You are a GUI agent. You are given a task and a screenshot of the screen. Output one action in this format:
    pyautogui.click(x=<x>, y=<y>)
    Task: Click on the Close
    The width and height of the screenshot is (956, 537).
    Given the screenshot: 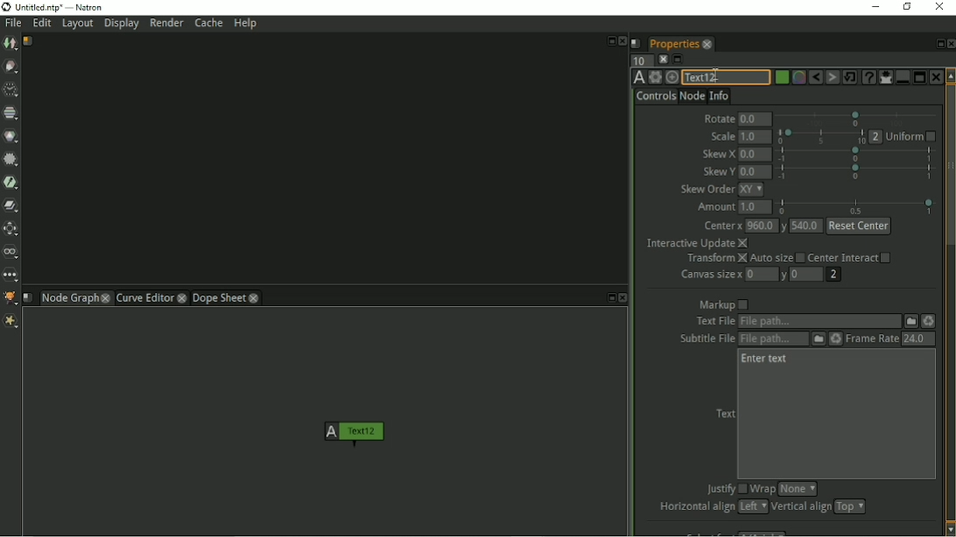 What is the action you would take?
    pyautogui.click(x=935, y=77)
    